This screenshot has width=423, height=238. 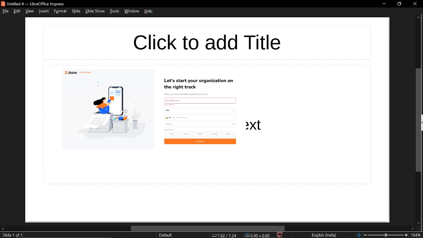 What do you see at coordinates (133, 11) in the screenshot?
I see `window` at bounding box center [133, 11].